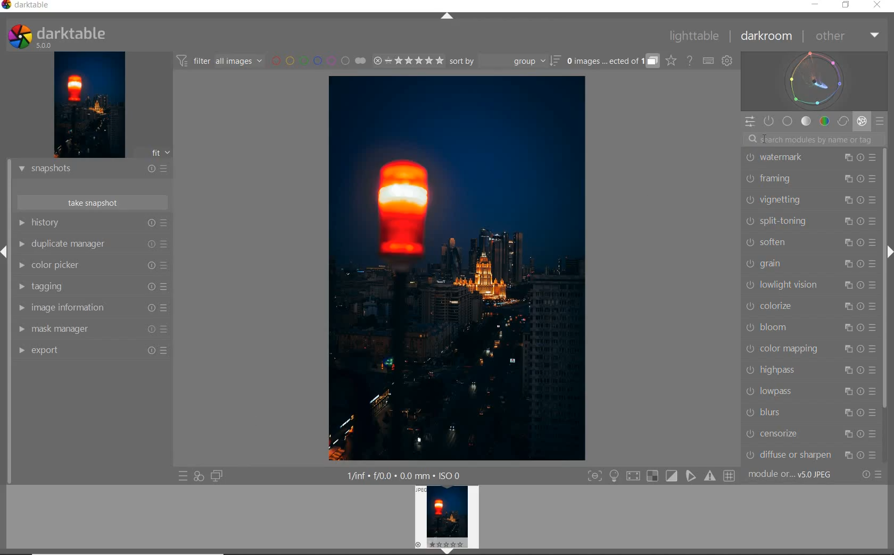 This screenshot has width=894, height=555. What do you see at coordinates (777, 433) in the screenshot?
I see `CENSORIZE` at bounding box center [777, 433].